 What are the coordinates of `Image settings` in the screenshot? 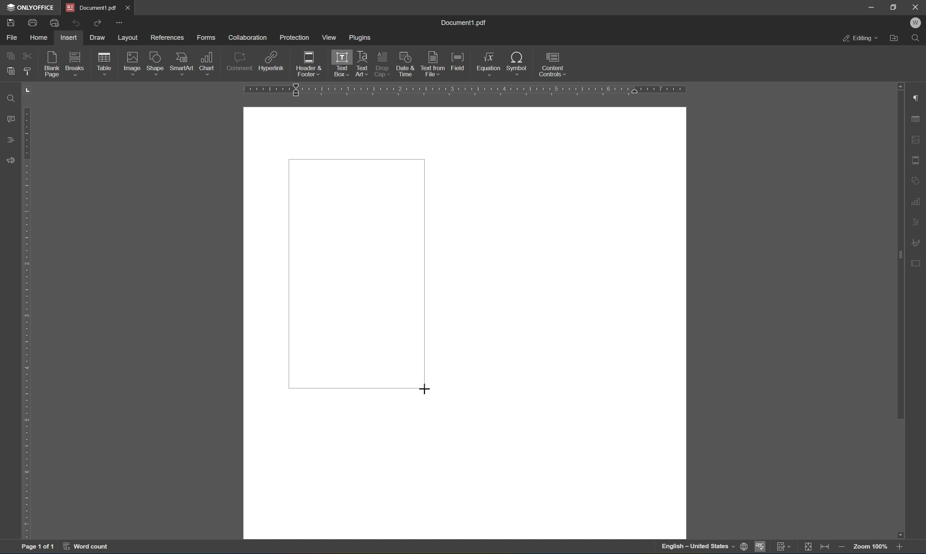 It's located at (919, 138).